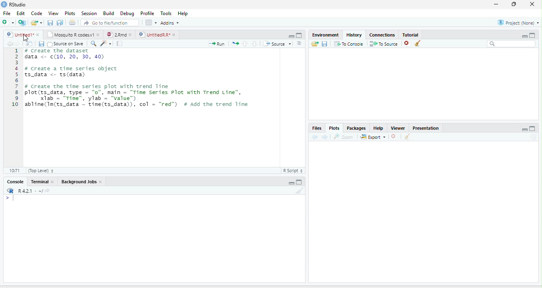  Describe the element at coordinates (38, 35) in the screenshot. I see `close` at that location.